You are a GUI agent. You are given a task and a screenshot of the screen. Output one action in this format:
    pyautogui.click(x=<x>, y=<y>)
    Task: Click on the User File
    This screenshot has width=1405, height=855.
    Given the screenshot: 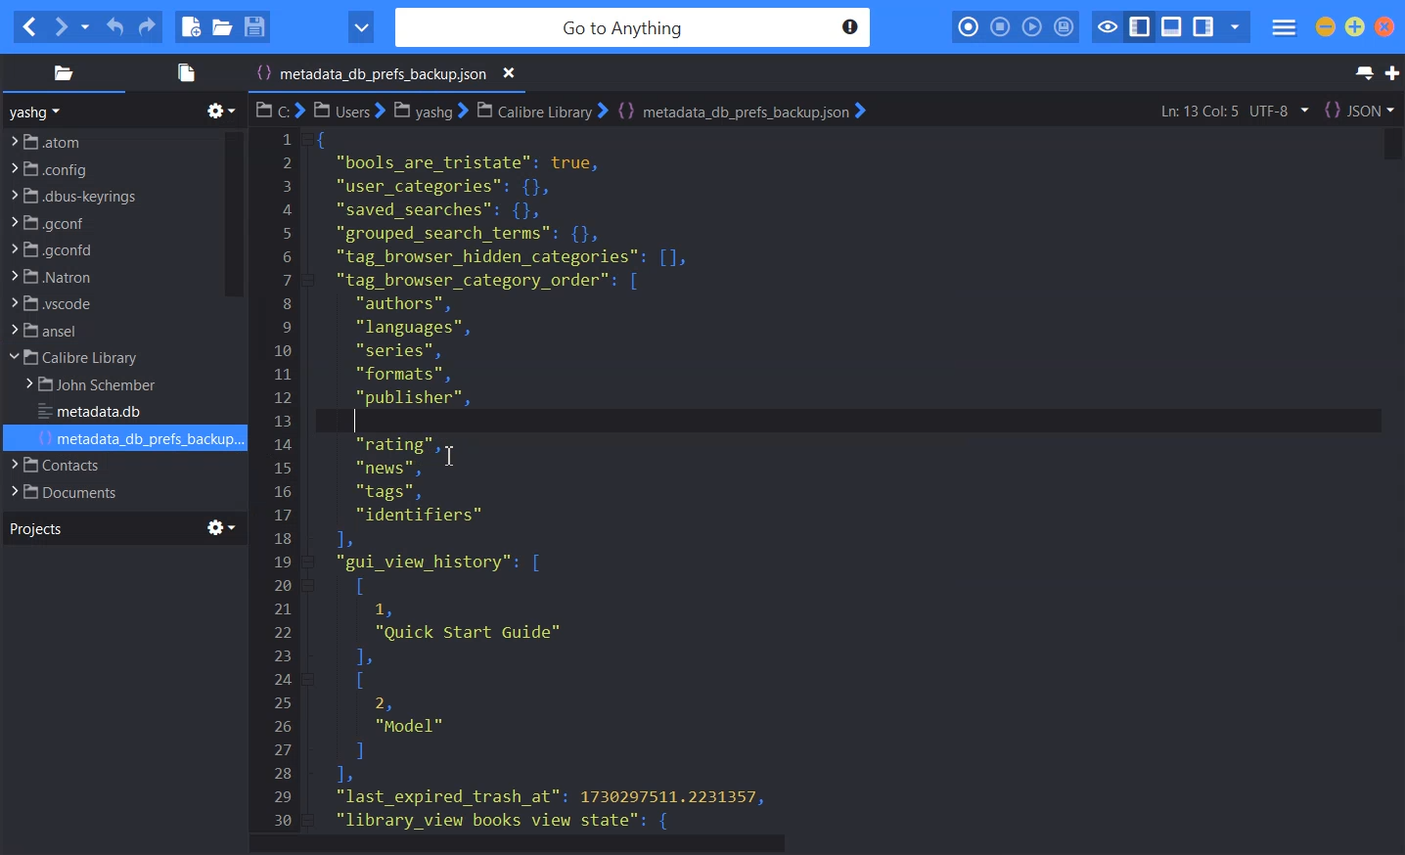 What is the action you would take?
    pyautogui.click(x=349, y=110)
    